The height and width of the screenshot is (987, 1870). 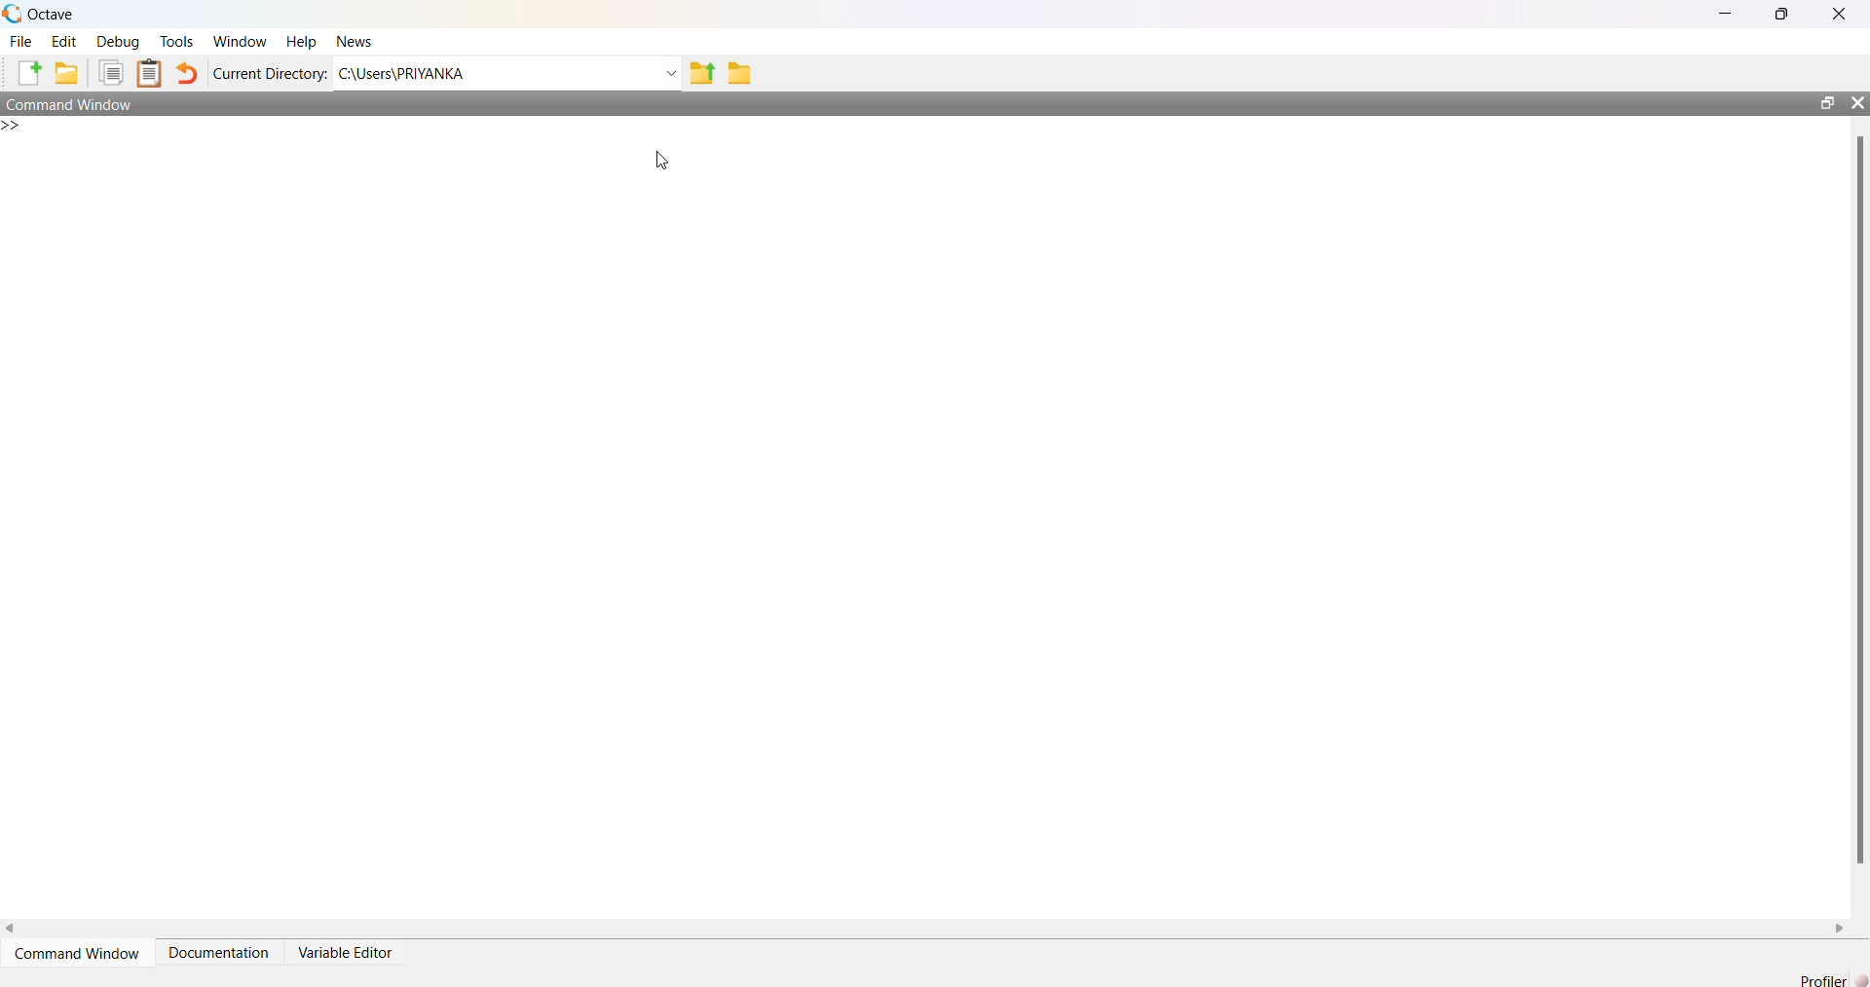 I want to click on maximise, so click(x=1784, y=17).